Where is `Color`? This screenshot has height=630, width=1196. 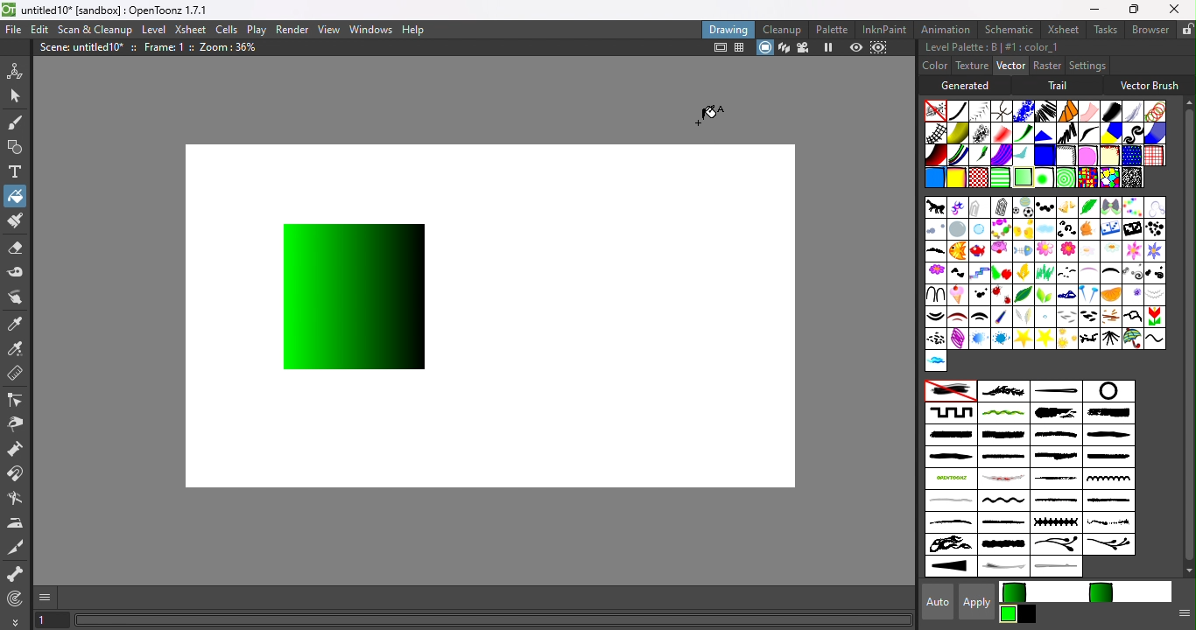 Color is located at coordinates (935, 65).